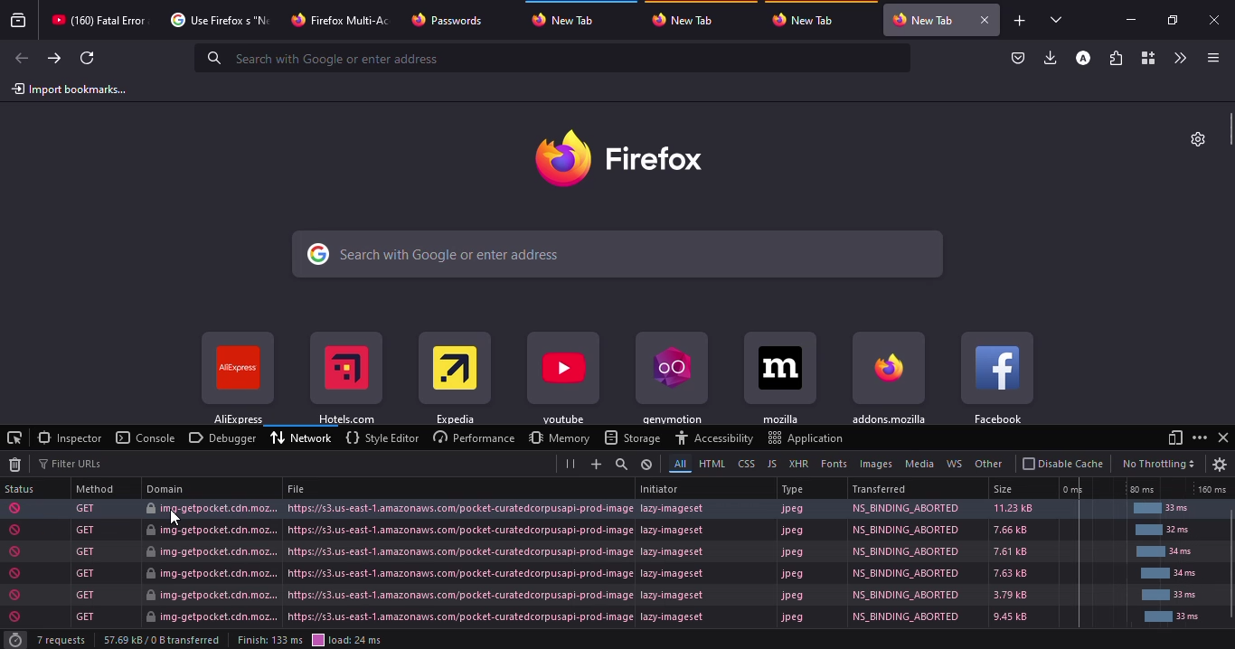 This screenshot has height=649, width=1235. What do you see at coordinates (807, 20) in the screenshot?
I see `tab` at bounding box center [807, 20].